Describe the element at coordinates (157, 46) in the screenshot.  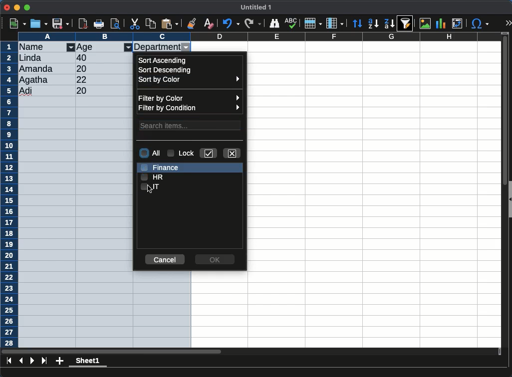
I see `department ` at that location.